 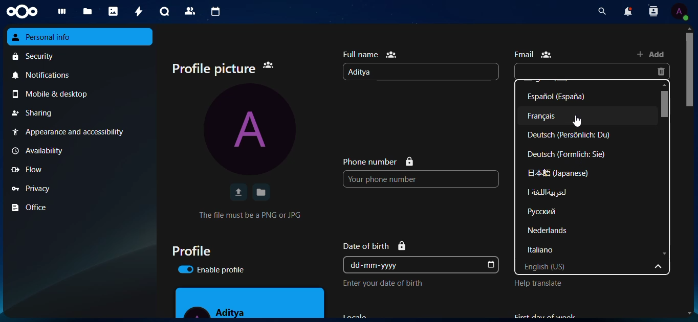 What do you see at coordinates (35, 188) in the screenshot?
I see `privacy` at bounding box center [35, 188].